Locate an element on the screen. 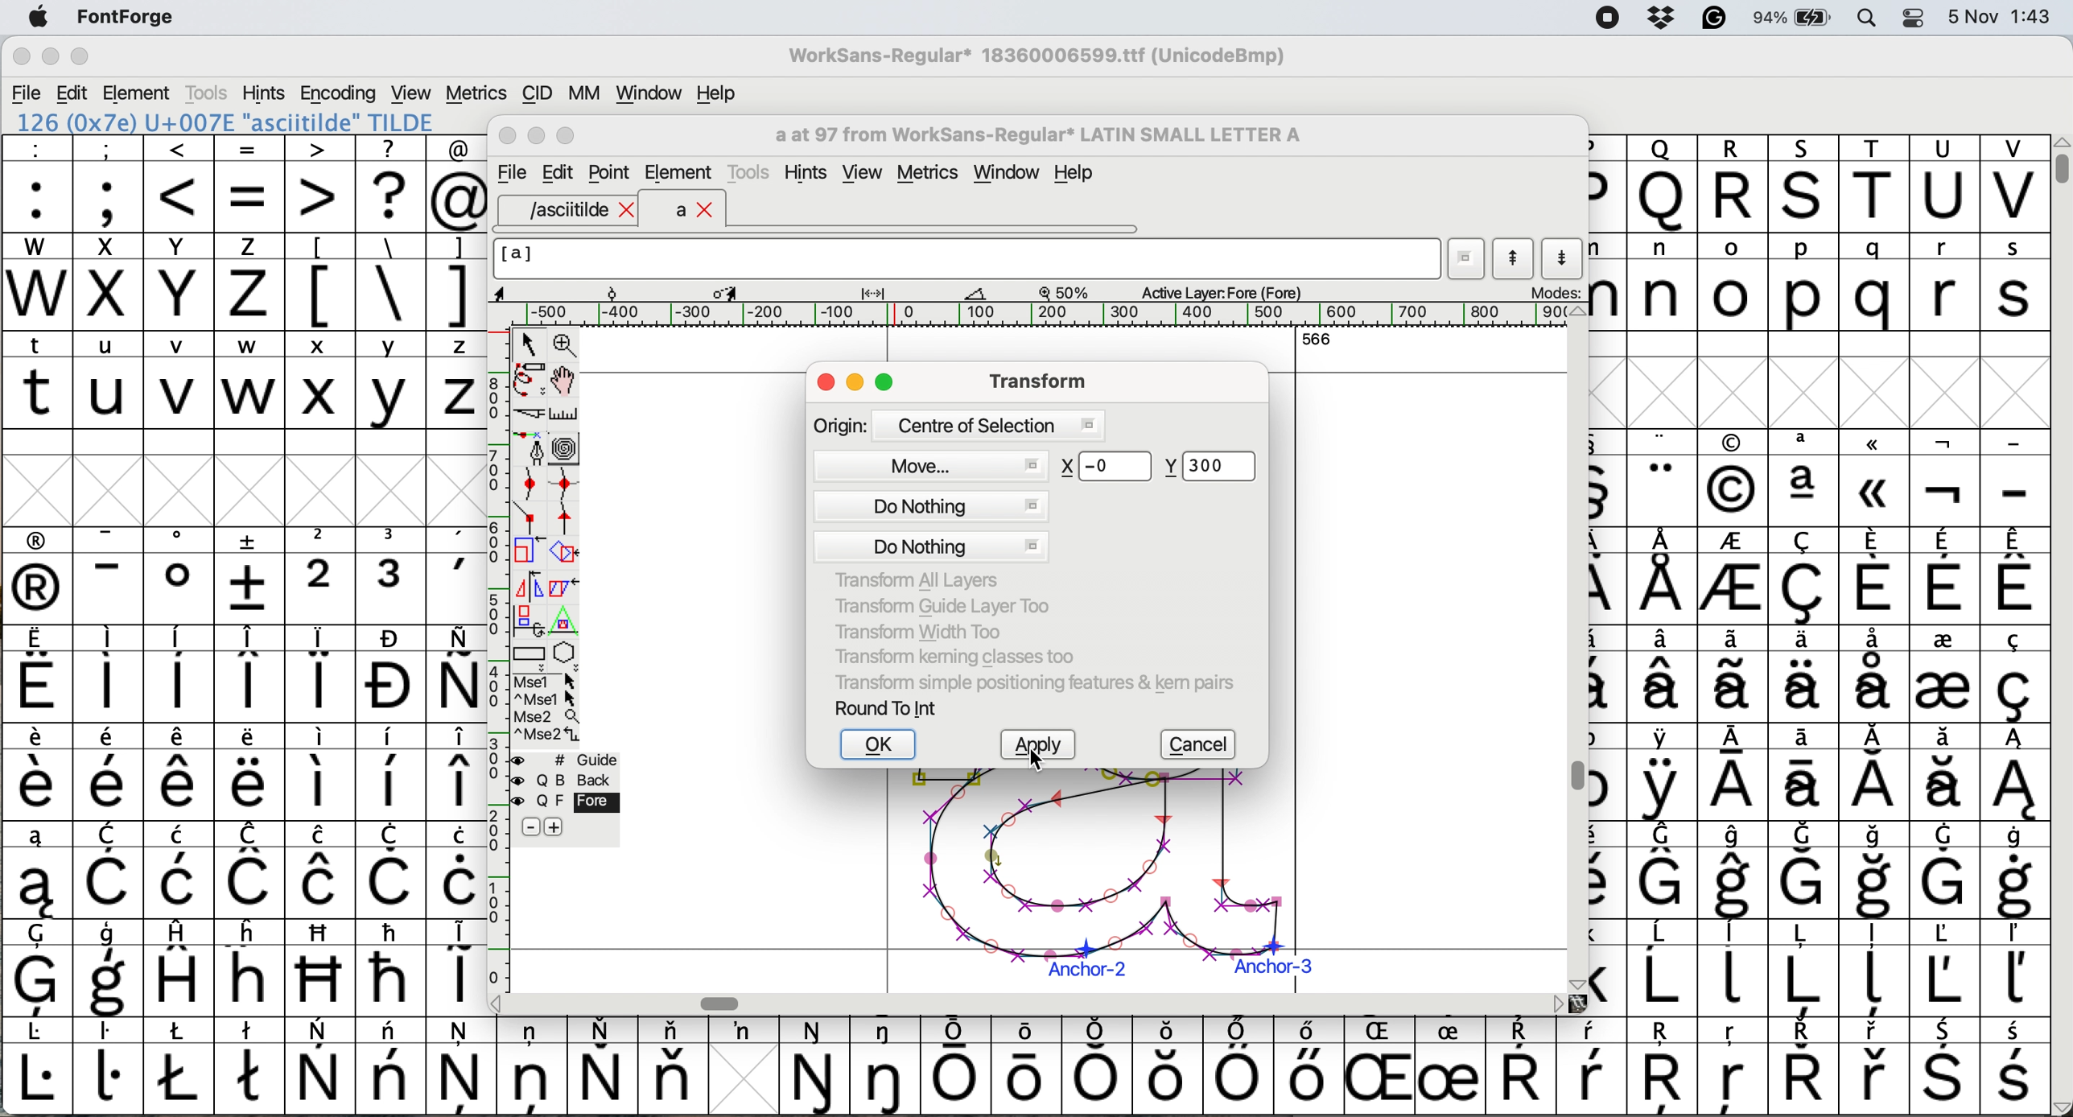 The width and height of the screenshot is (2073, 1117). [ is located at coordinates (321, 282).